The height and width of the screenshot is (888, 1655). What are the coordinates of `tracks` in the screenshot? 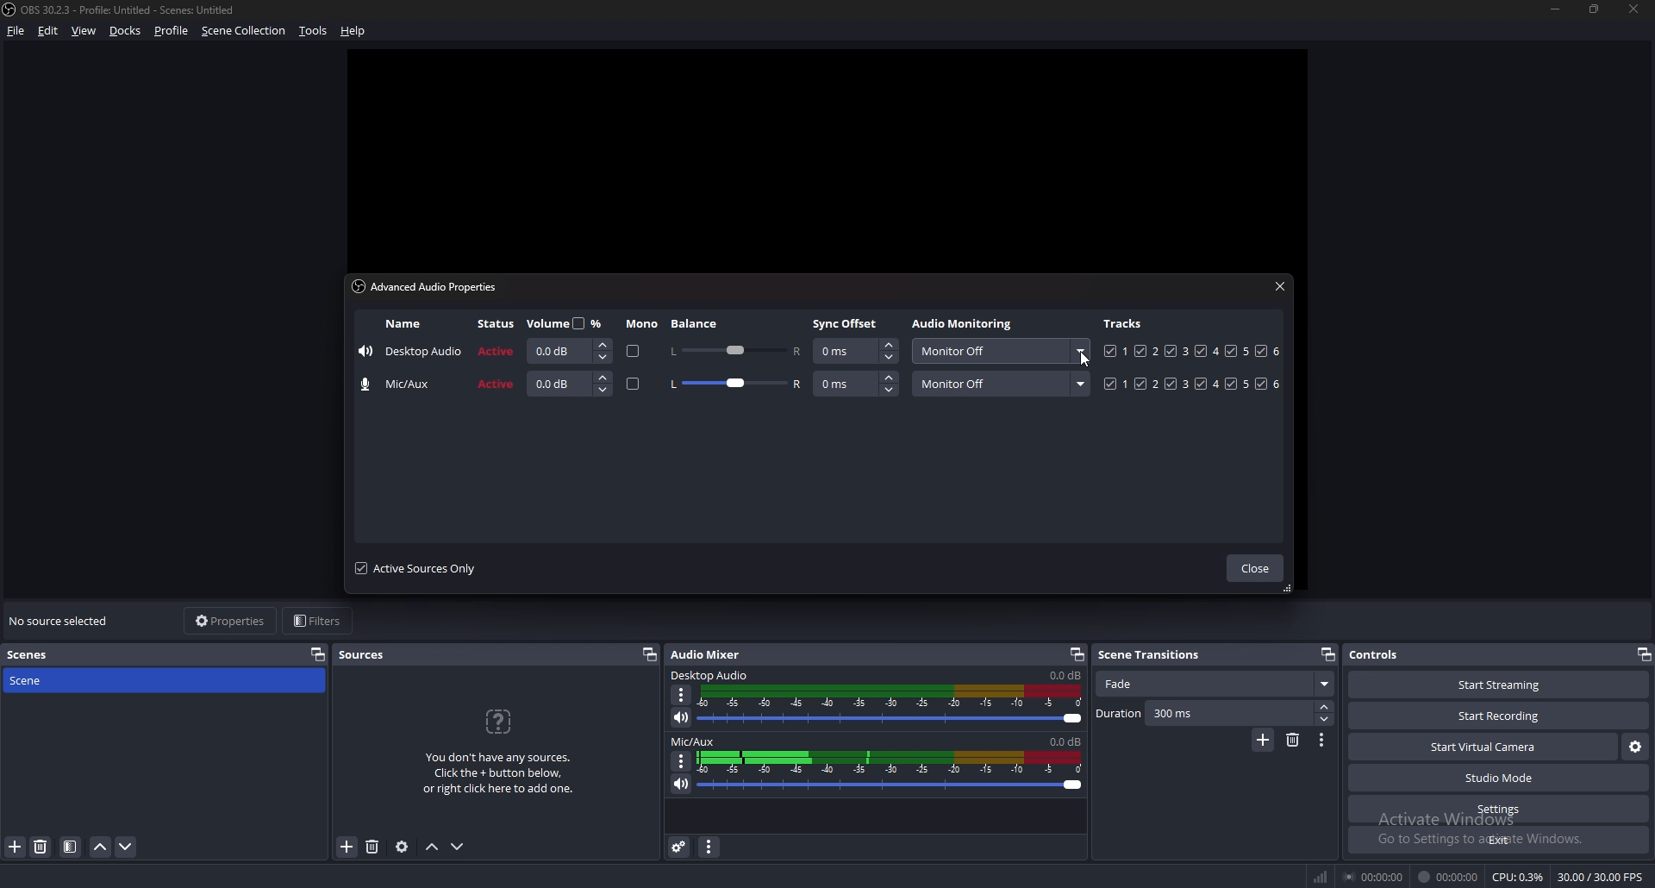 It's located at (1194, 384).